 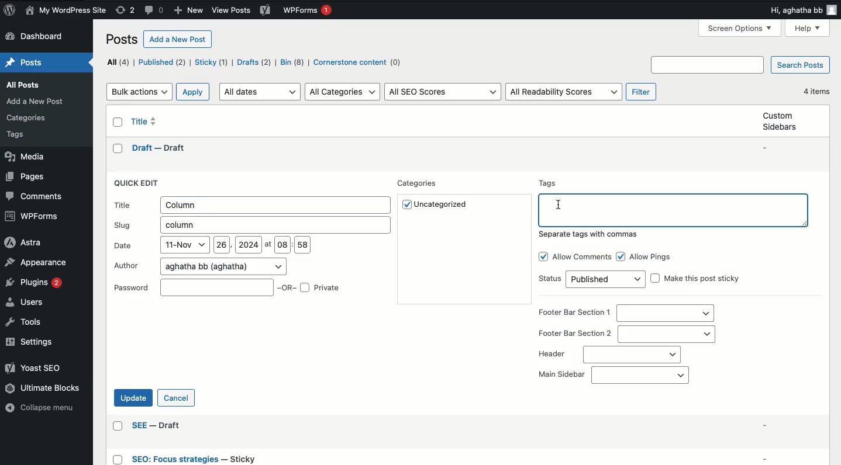 What do you see at coordinates (807, 29) in the screenshot?
I see `Help` at bounding box center [807, 29].